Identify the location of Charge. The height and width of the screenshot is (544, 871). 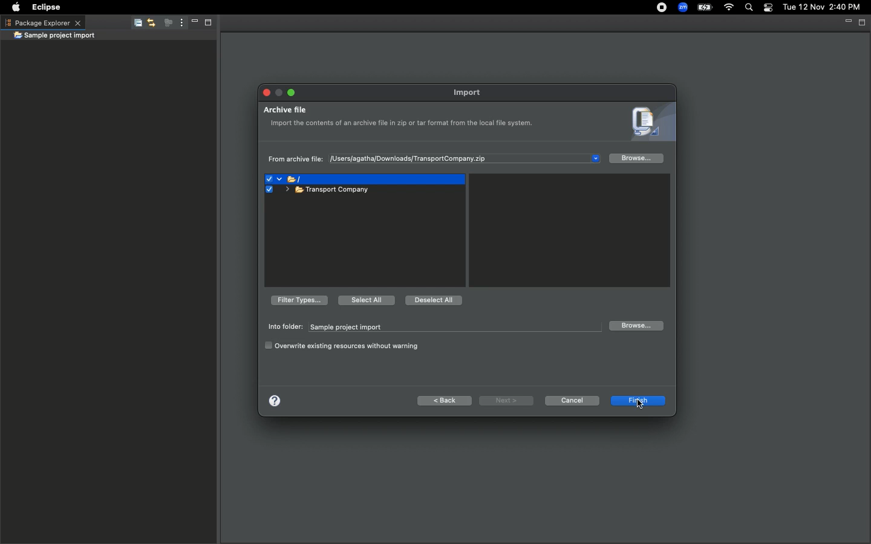
(706, 7).